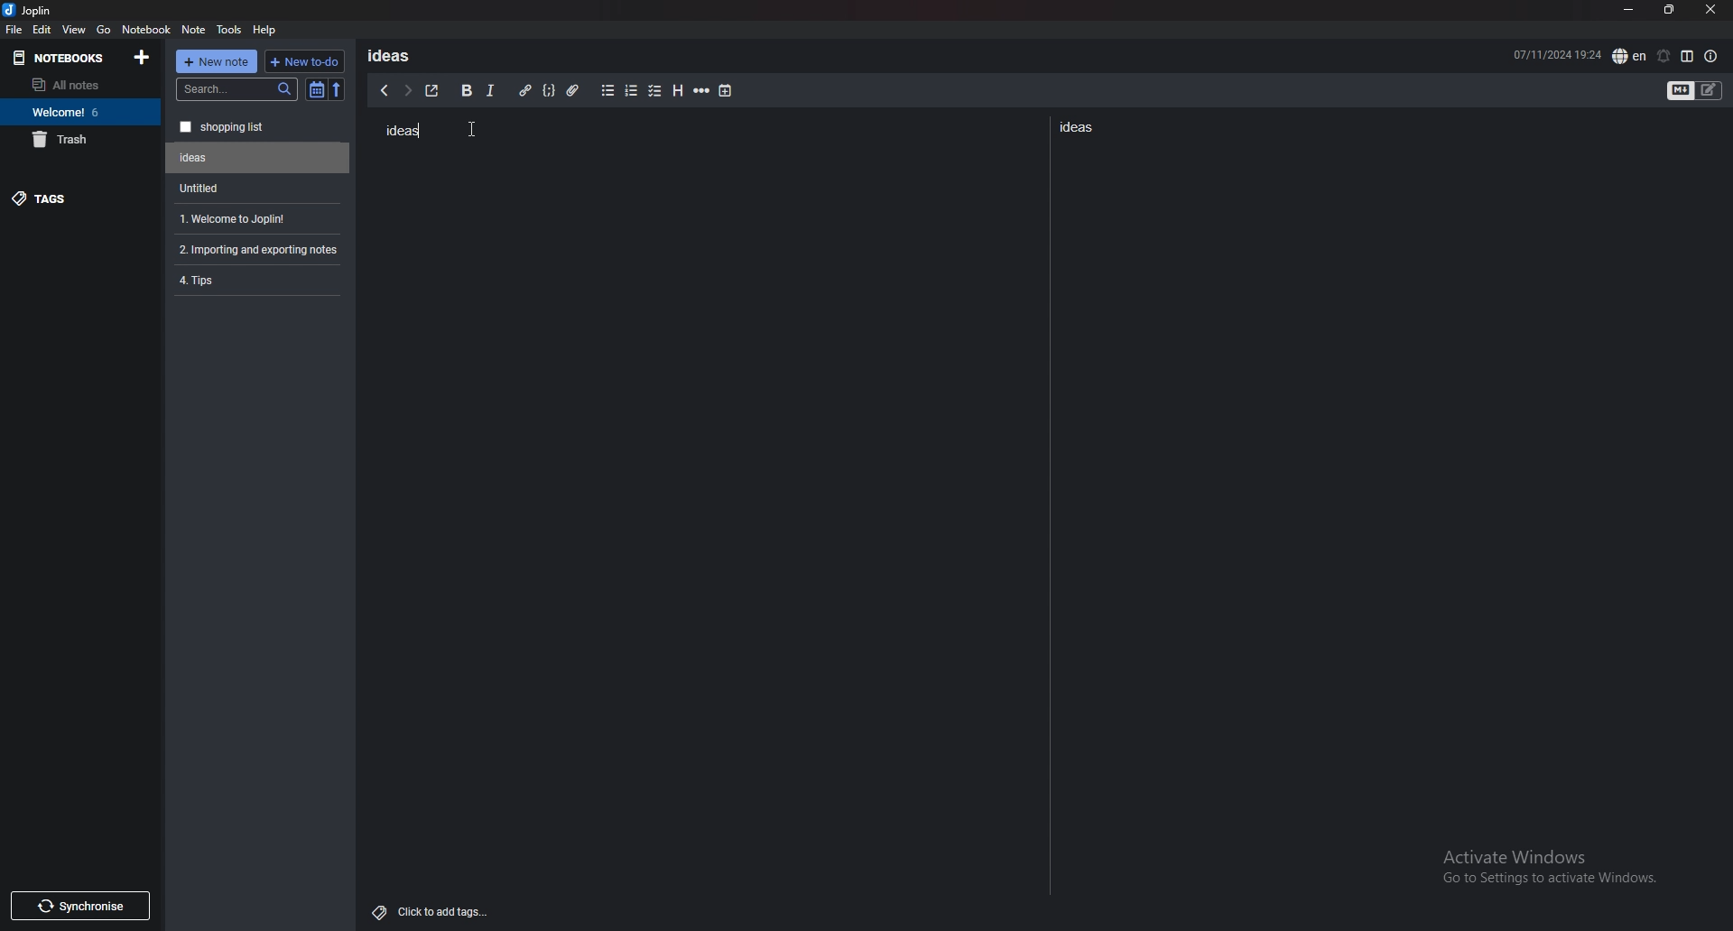  I want to click on note properties, so click(1711, 57).